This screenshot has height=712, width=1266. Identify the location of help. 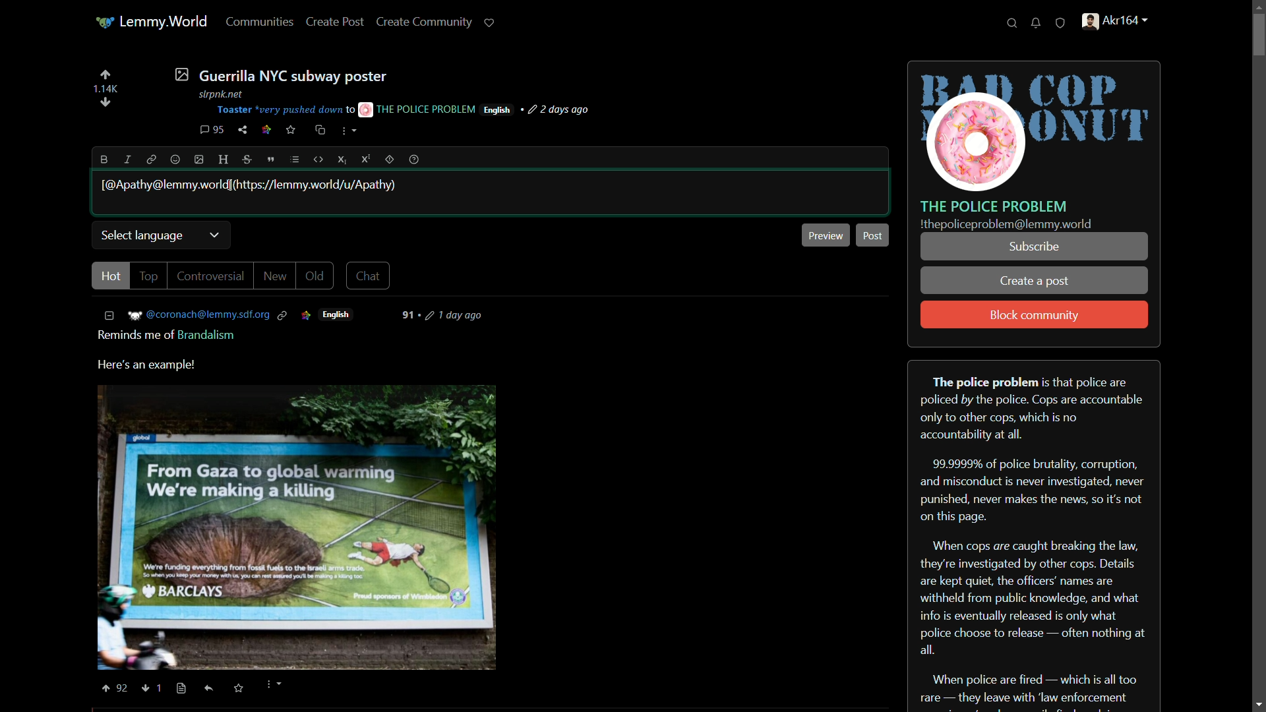
(414, 160).